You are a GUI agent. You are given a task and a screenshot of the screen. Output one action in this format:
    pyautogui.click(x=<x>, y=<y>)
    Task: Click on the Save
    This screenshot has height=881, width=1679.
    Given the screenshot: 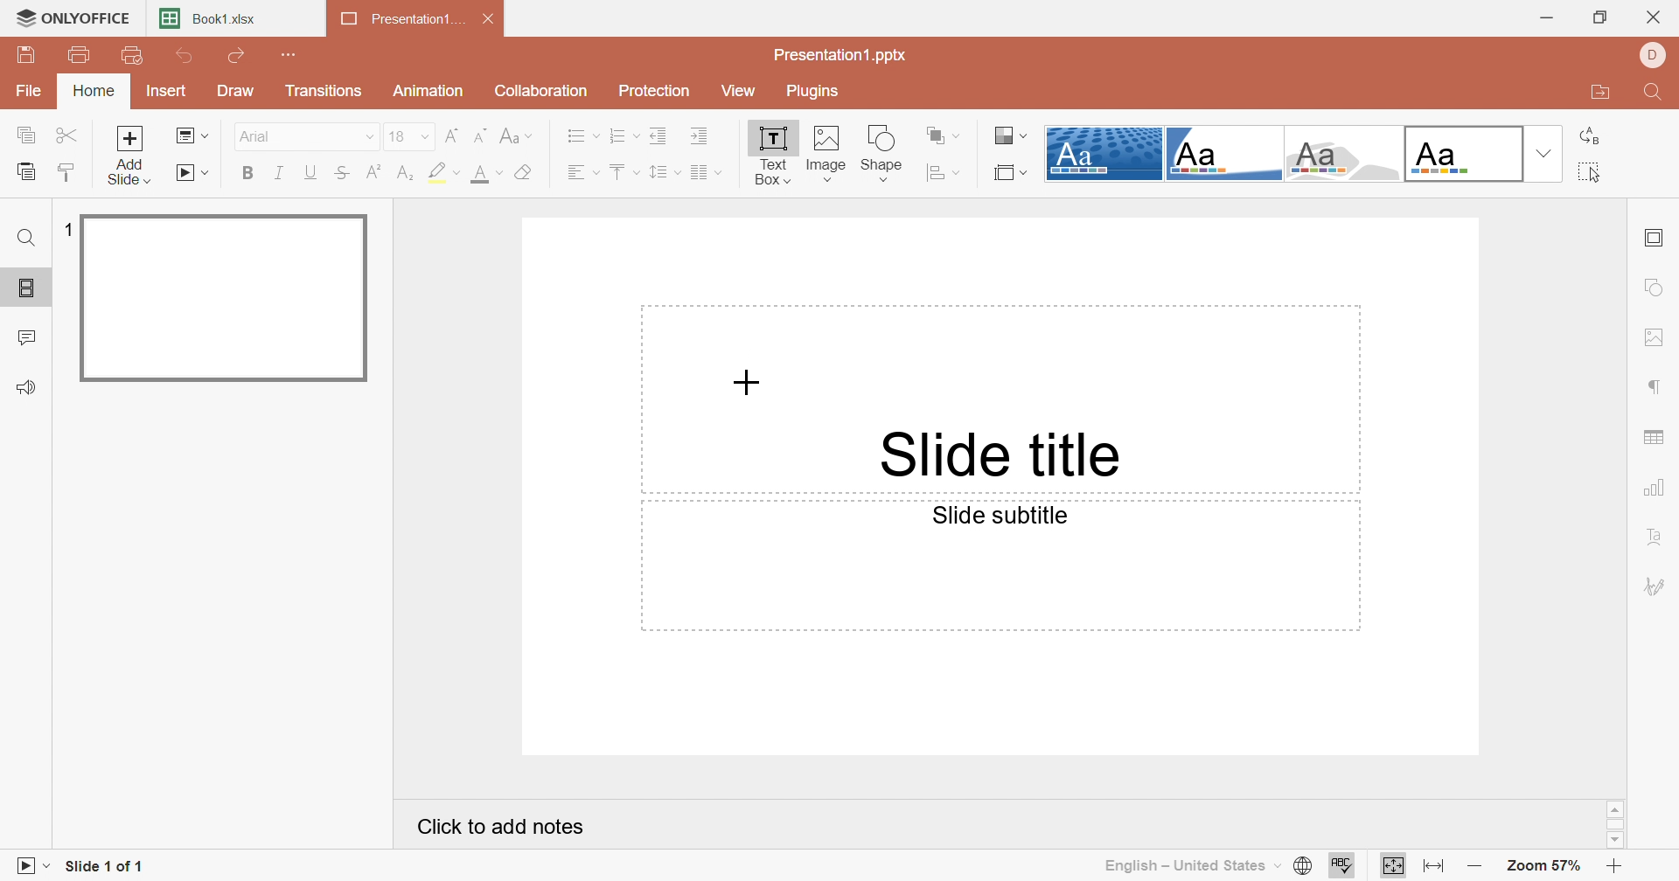 What is the action you would take?
    pyautogui.click(x=24, y=55)
    